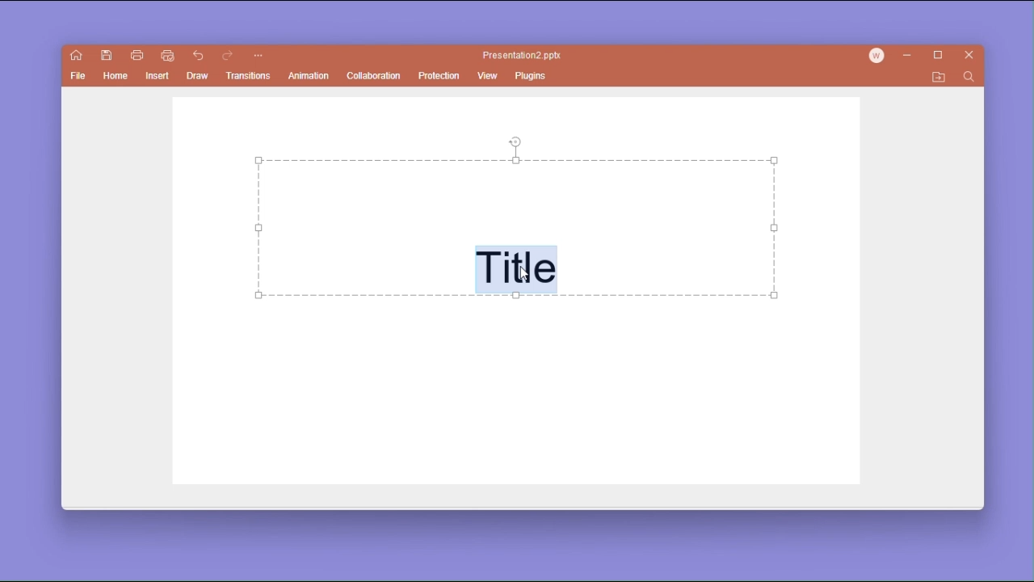 The image size is (1034, 582). I want to click on rotate tool, so click(516, 141).